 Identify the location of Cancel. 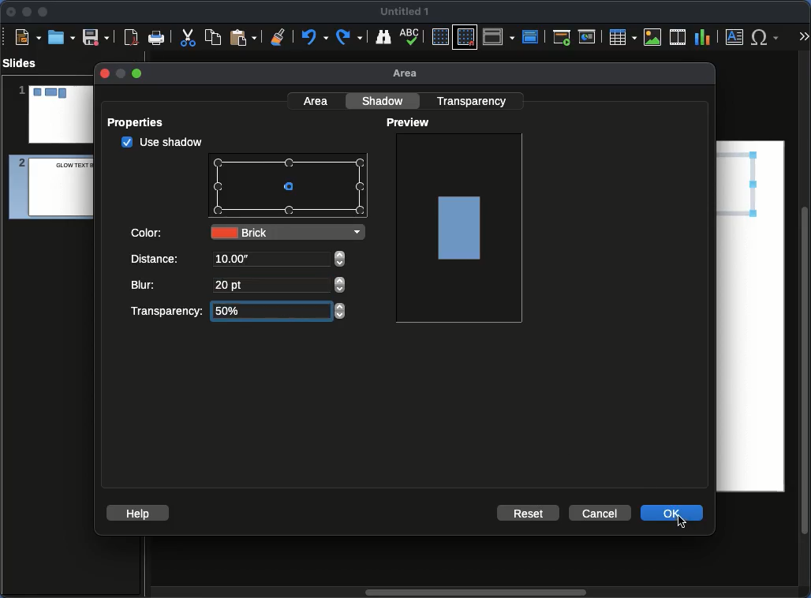
(599, 514).